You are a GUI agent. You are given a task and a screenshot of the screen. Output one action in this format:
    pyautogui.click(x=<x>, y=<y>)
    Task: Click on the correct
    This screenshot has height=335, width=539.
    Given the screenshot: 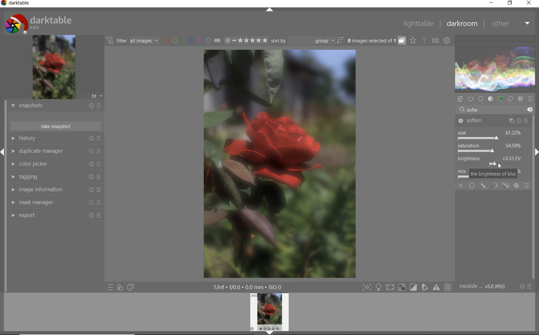 What is the action you would take?
    pyautogui.click(x=510, y=99)
    